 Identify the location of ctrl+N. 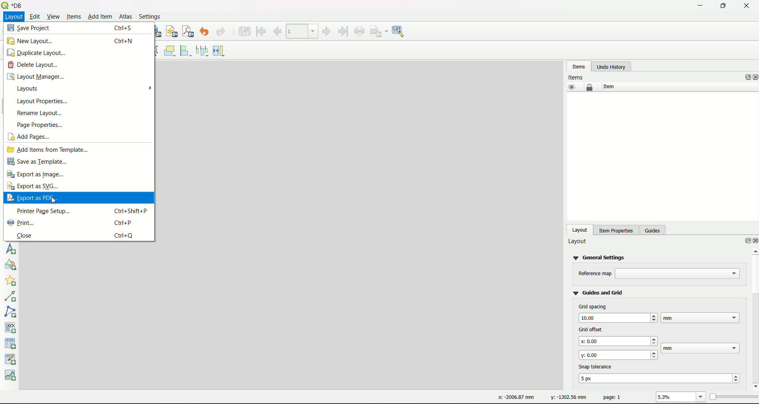
(125, 41).